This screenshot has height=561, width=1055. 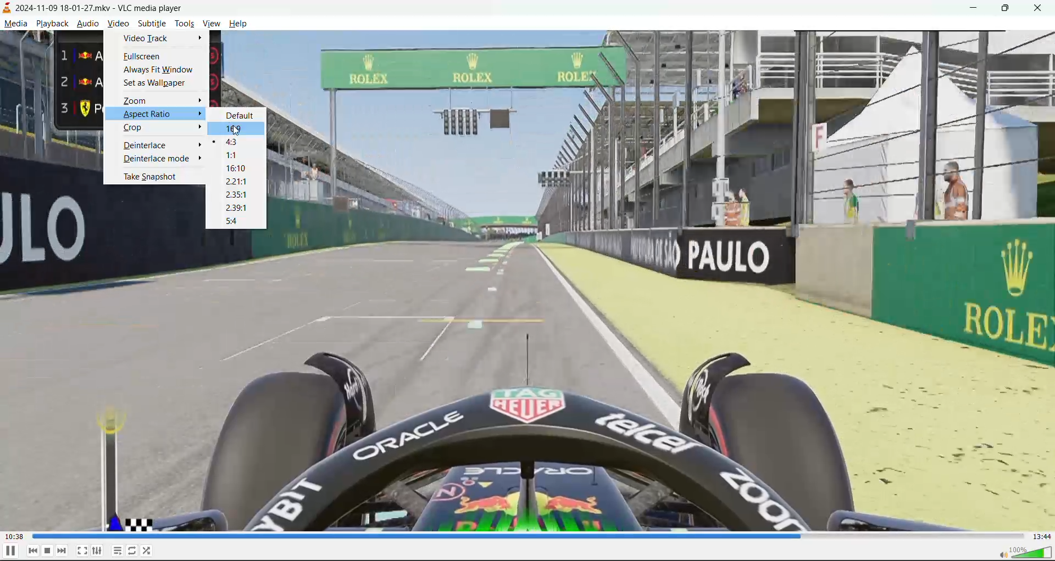 What do you see at coordinates (241, 128) in the screenshot?
I see `16:9` at bounding box center [241, 128].